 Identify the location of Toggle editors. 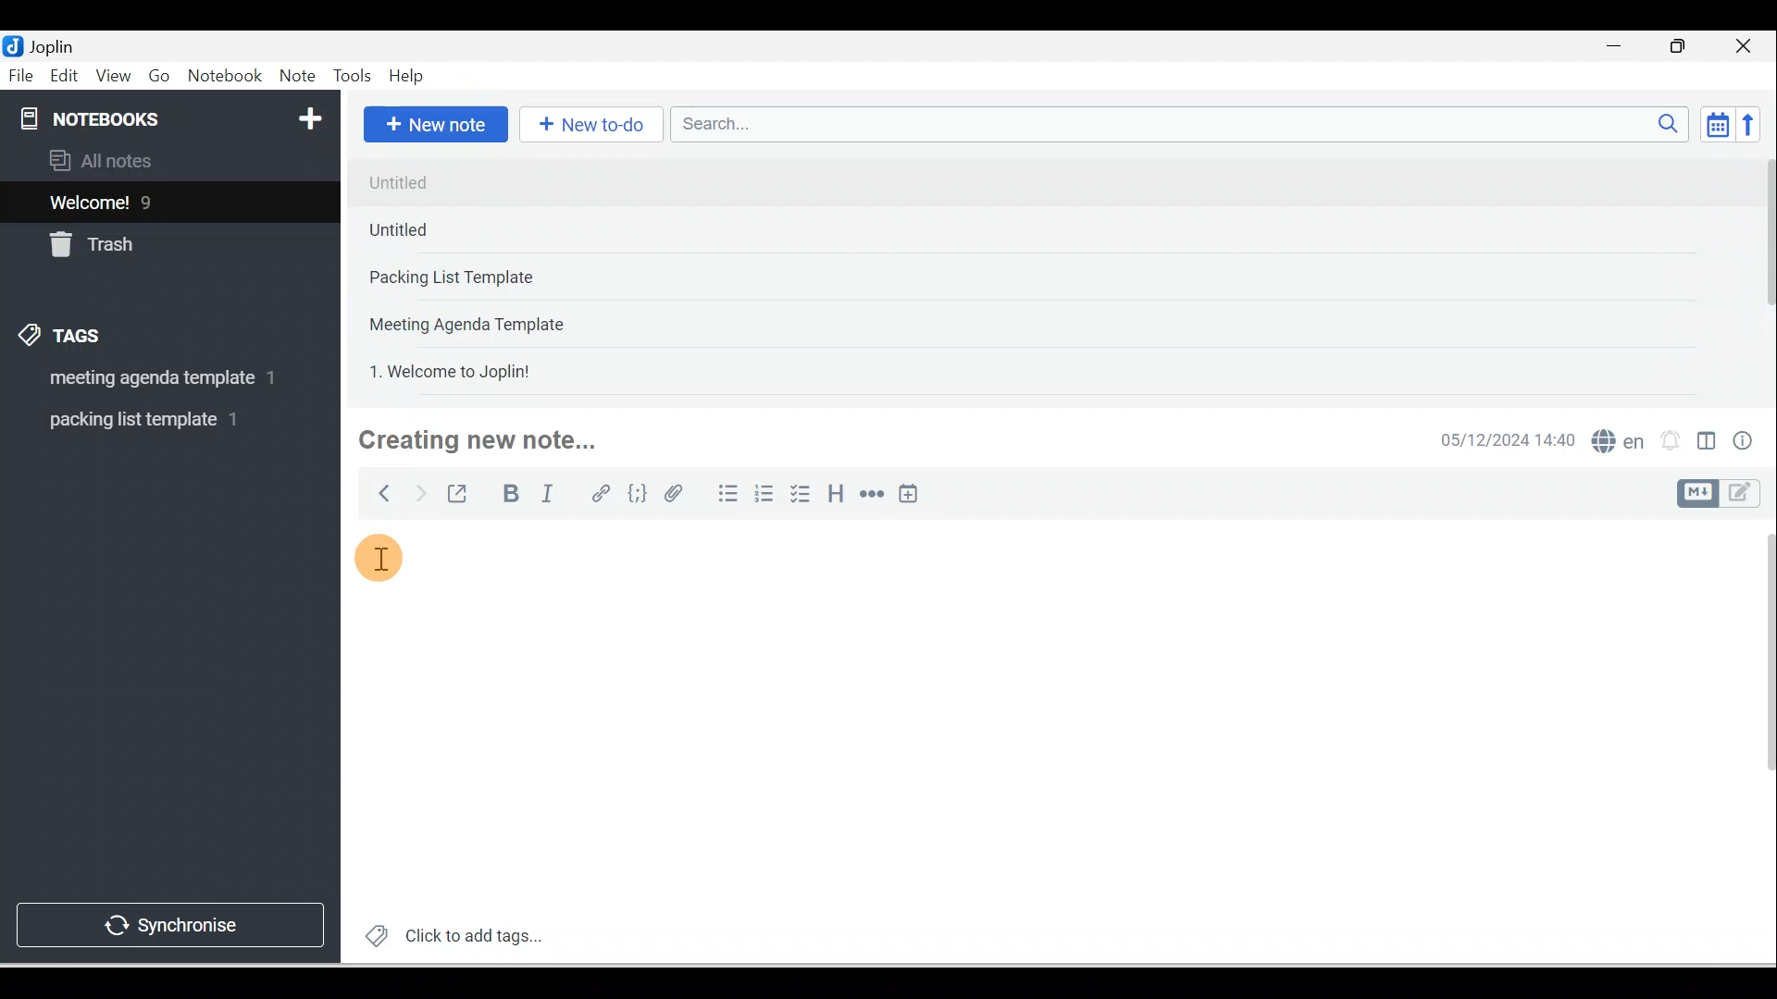
(1707, 444).